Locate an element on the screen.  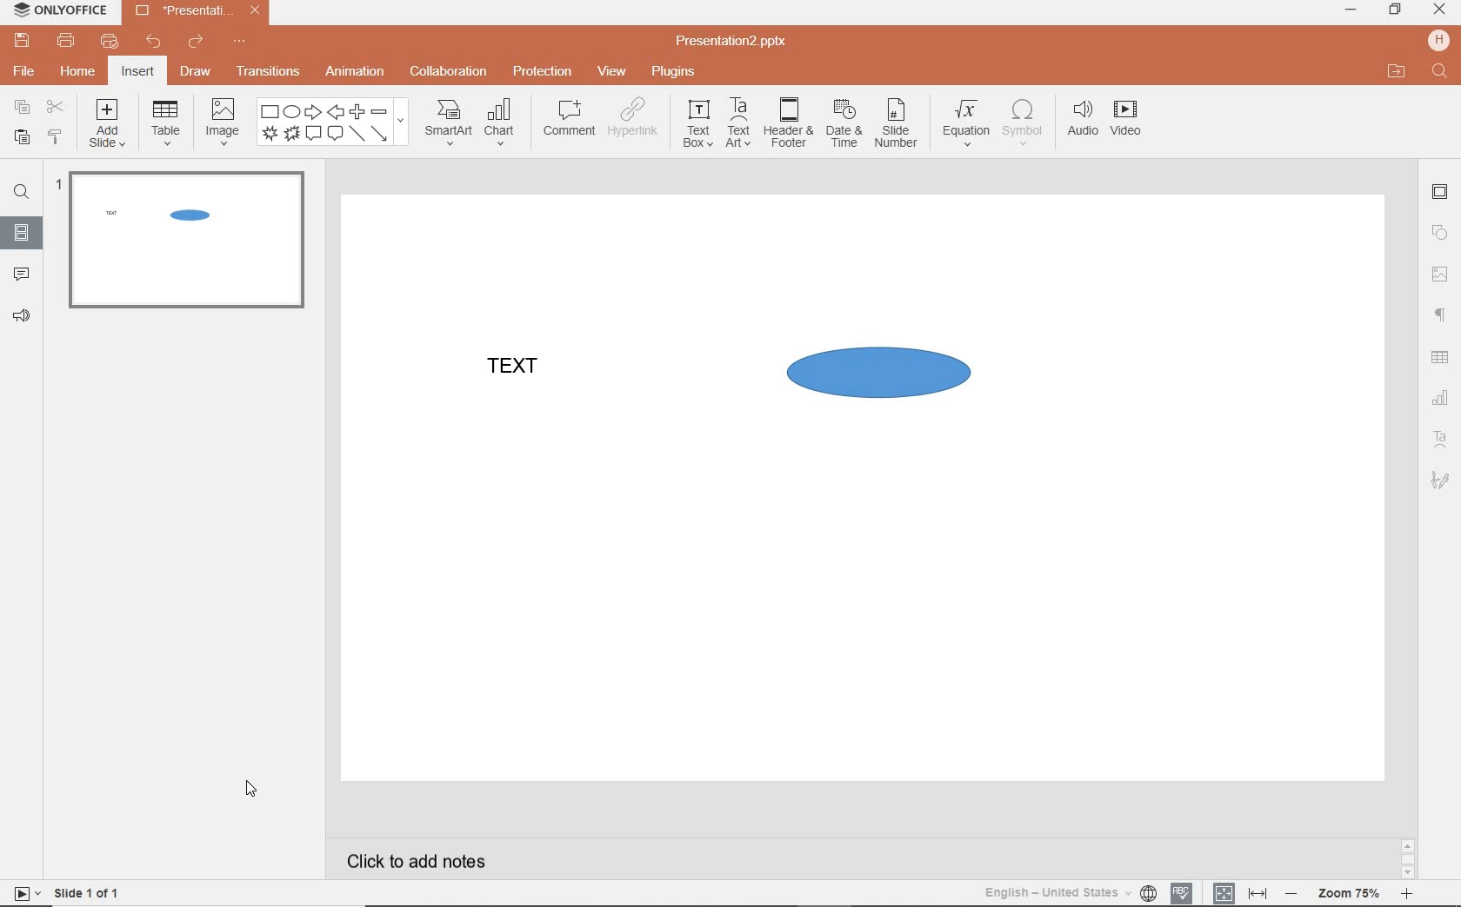
ZOOM is located at coordinates (1348, 896).